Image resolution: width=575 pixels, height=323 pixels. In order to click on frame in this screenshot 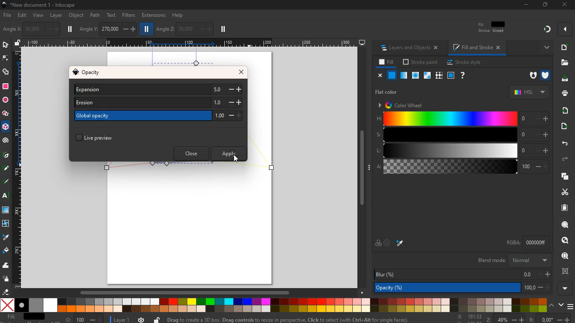, I will do `click(451, 75)`.